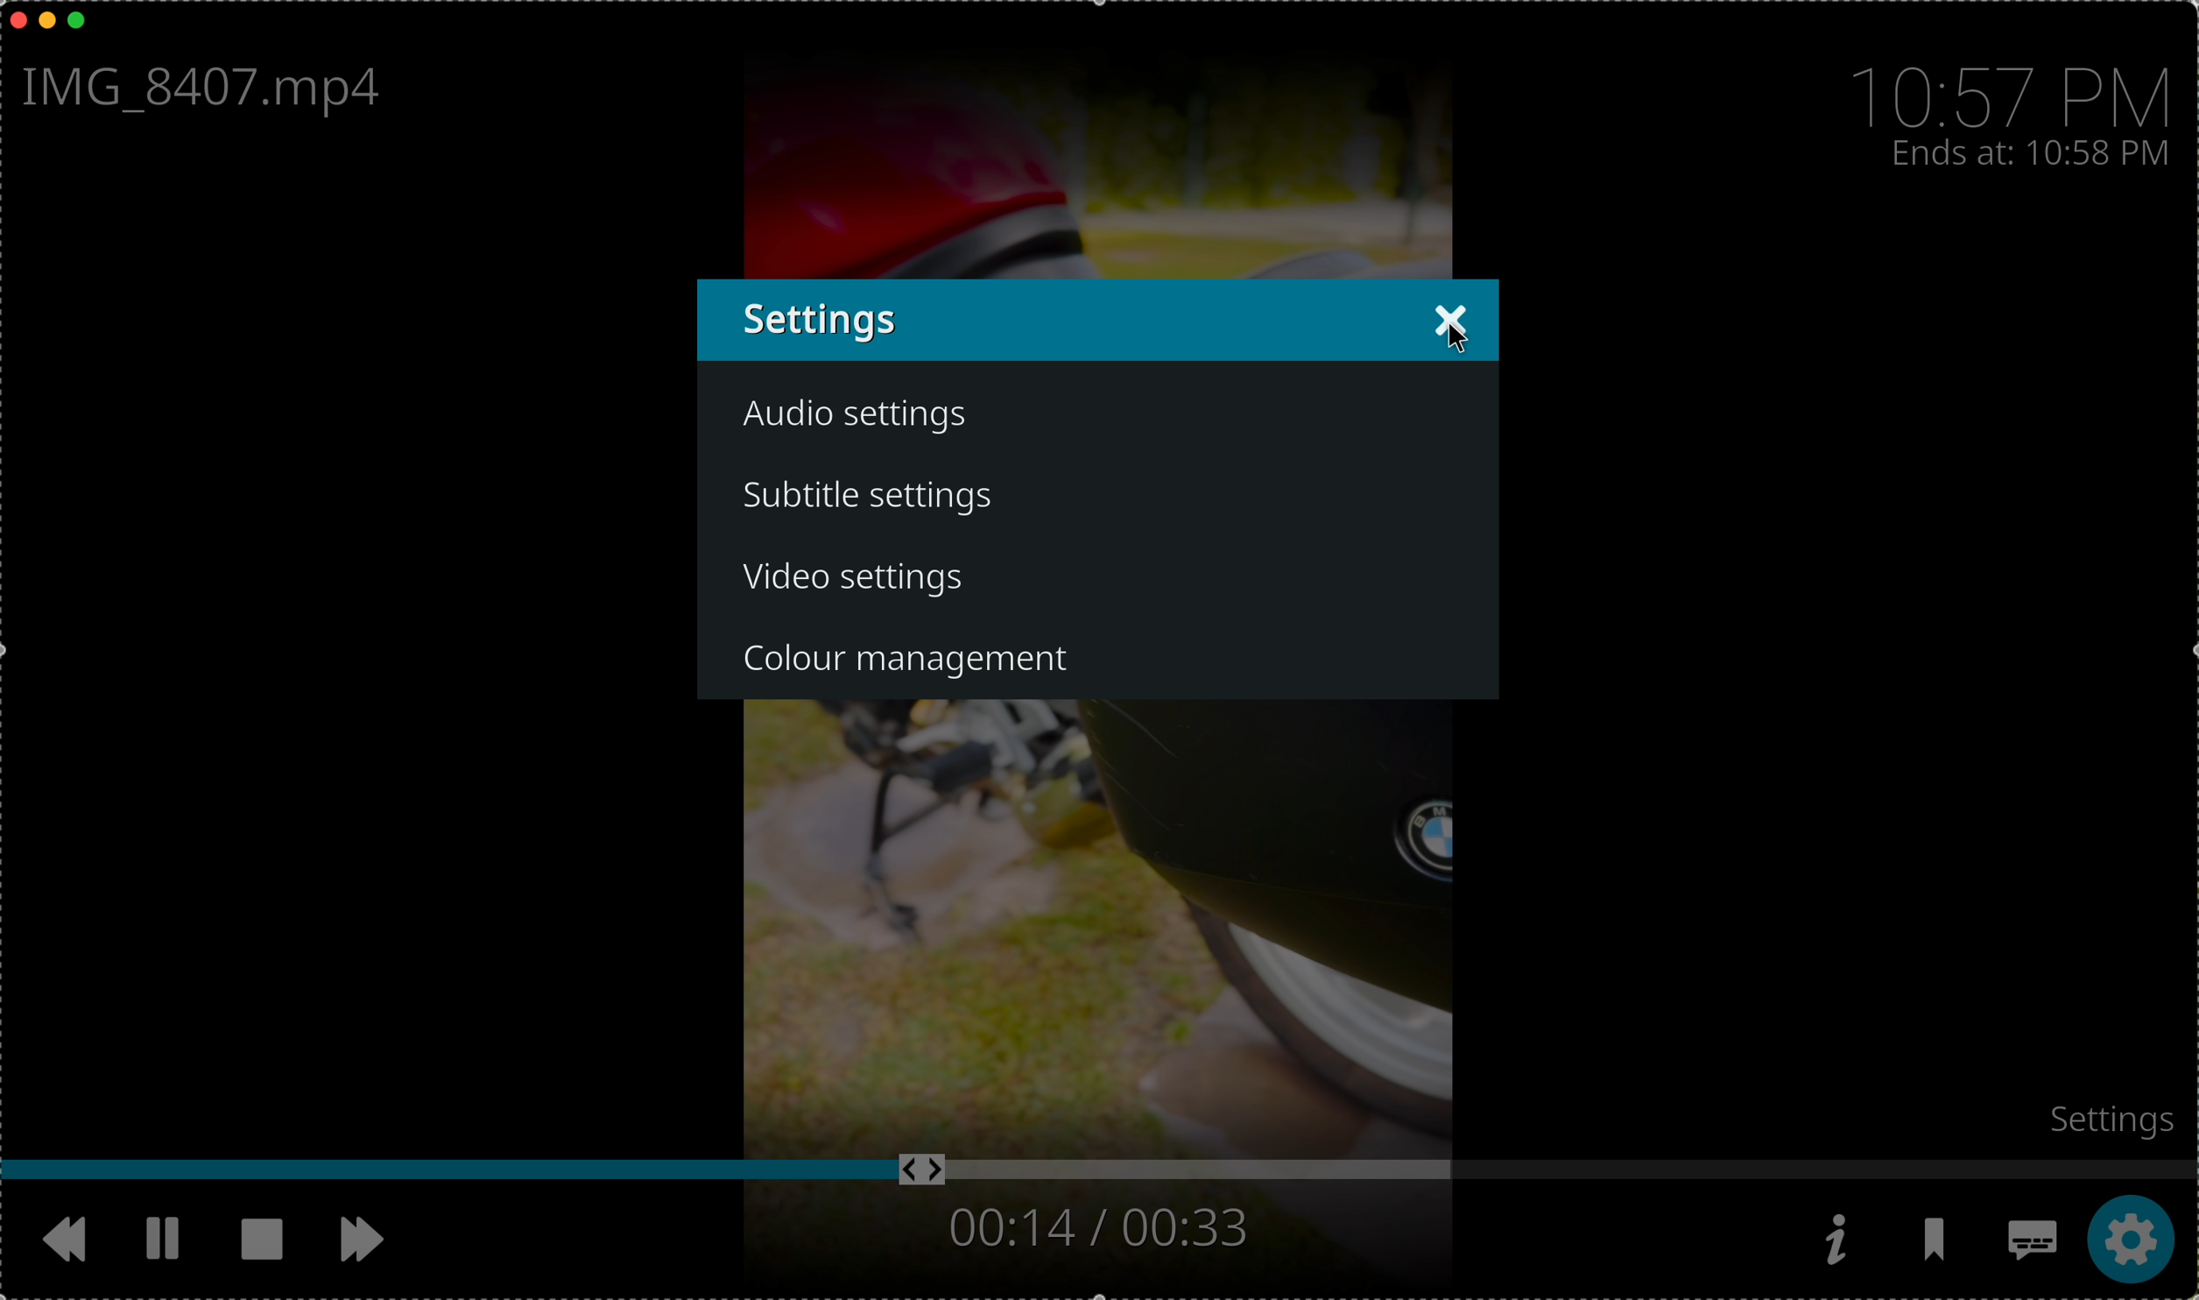 The height and width of the screenshot is (1300, 2199). I want to click on subtitle settings, so click(876, 499).